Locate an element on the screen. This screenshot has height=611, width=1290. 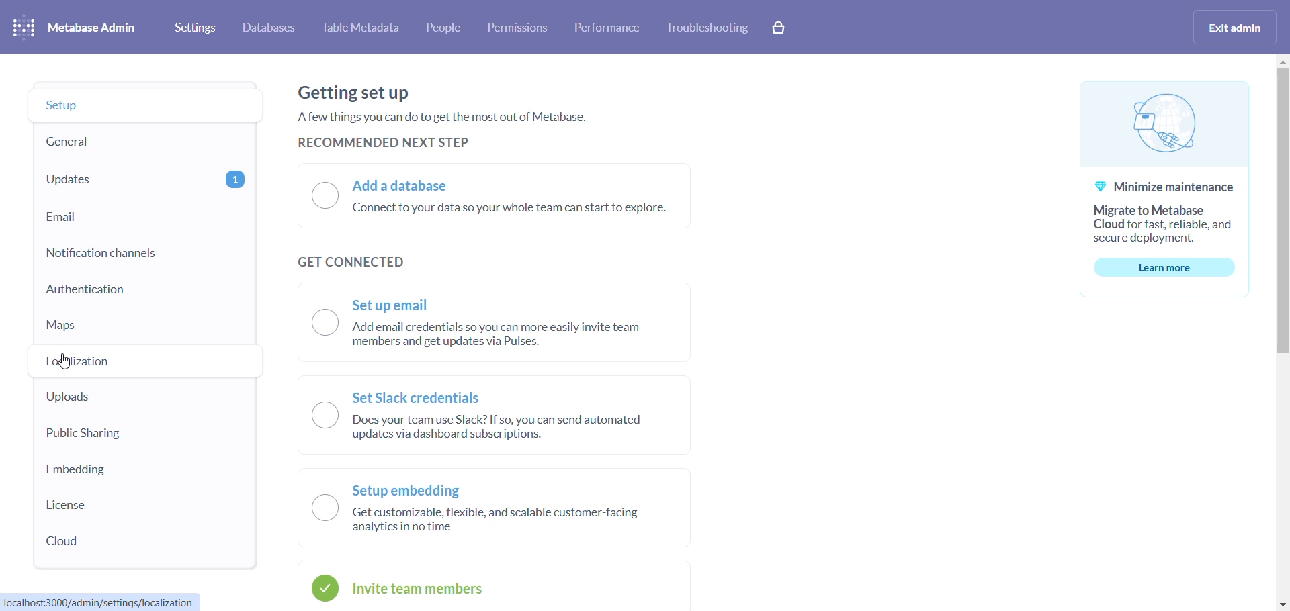
general is located at coordinates (124, 142).